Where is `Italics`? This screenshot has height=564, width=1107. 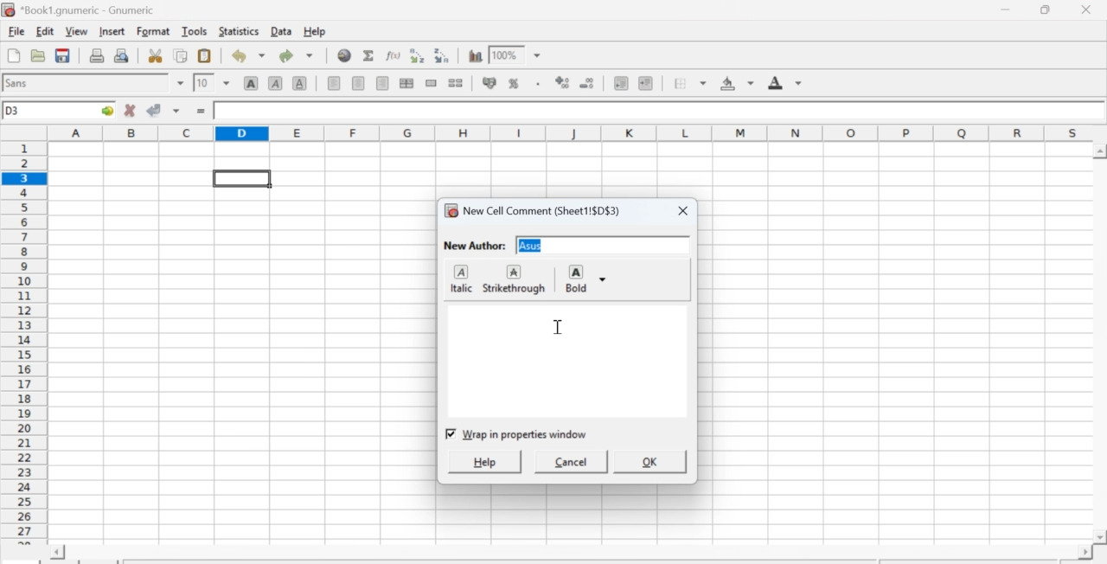
Italics is located at coordinates (275, 83).